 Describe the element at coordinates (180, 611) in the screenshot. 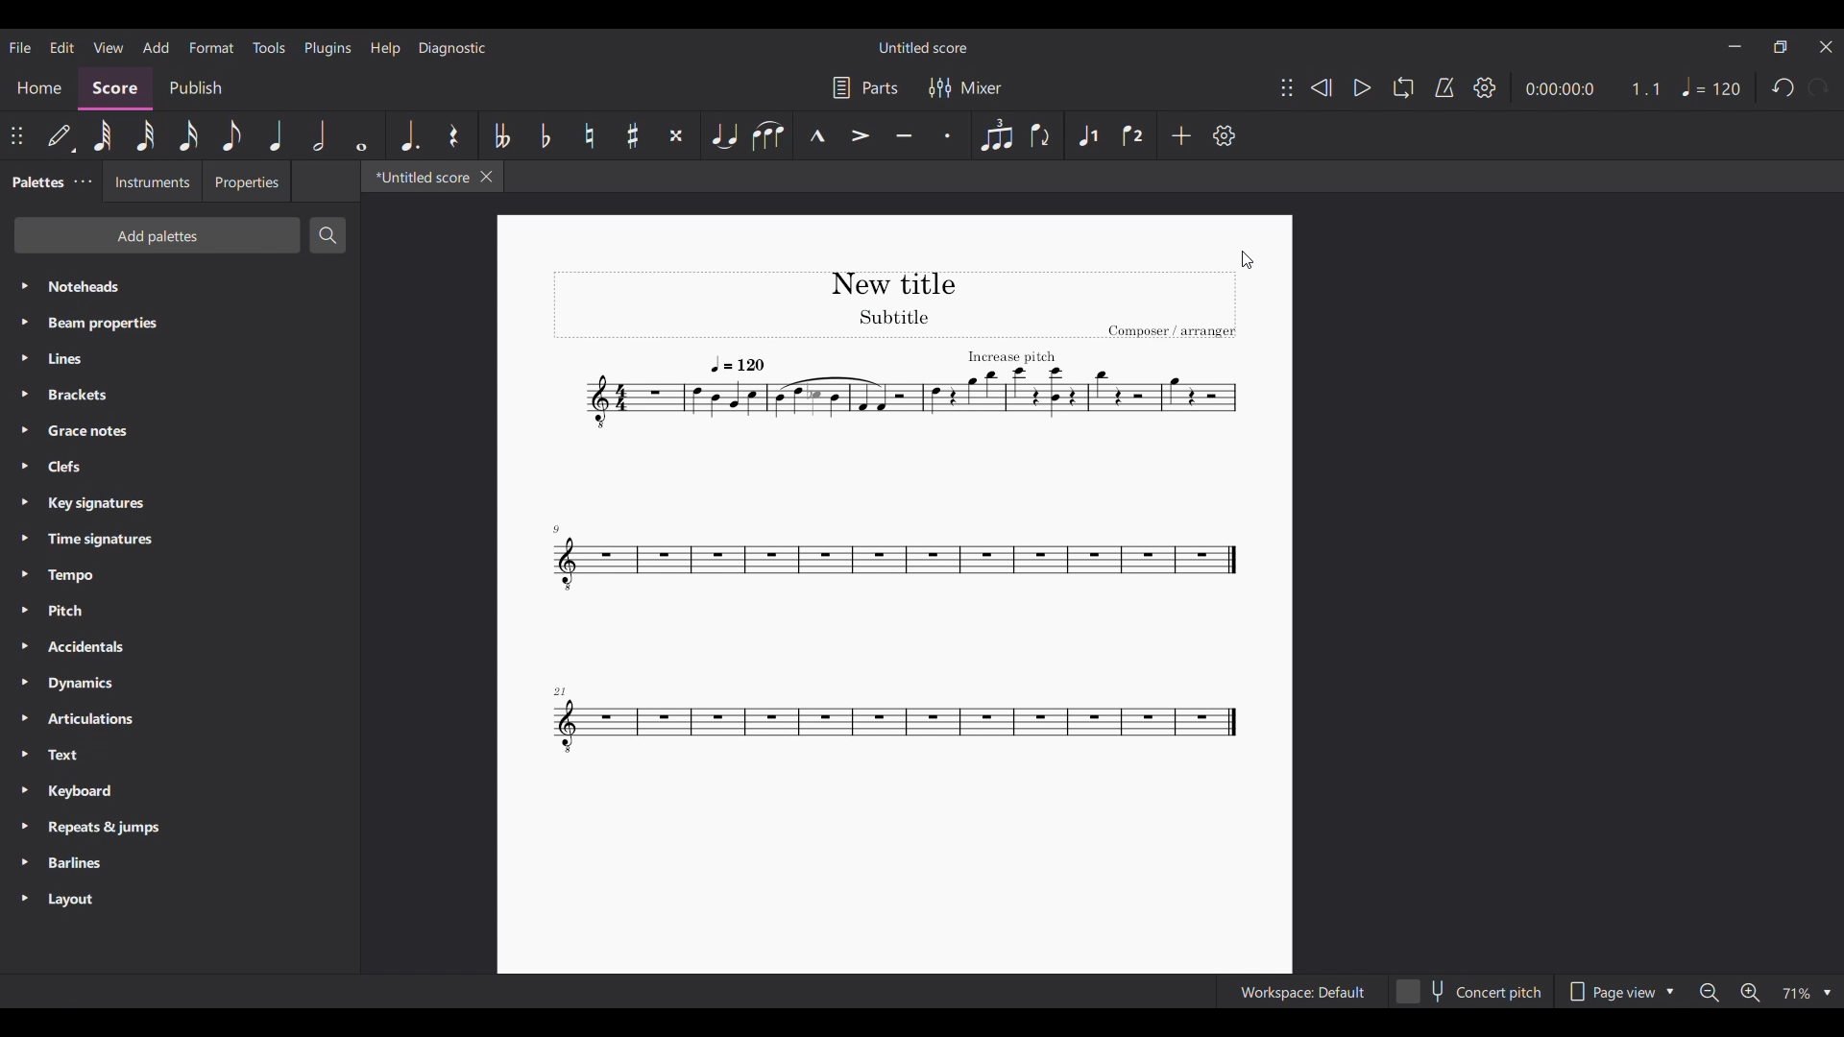

I see `Pitch` at that location.